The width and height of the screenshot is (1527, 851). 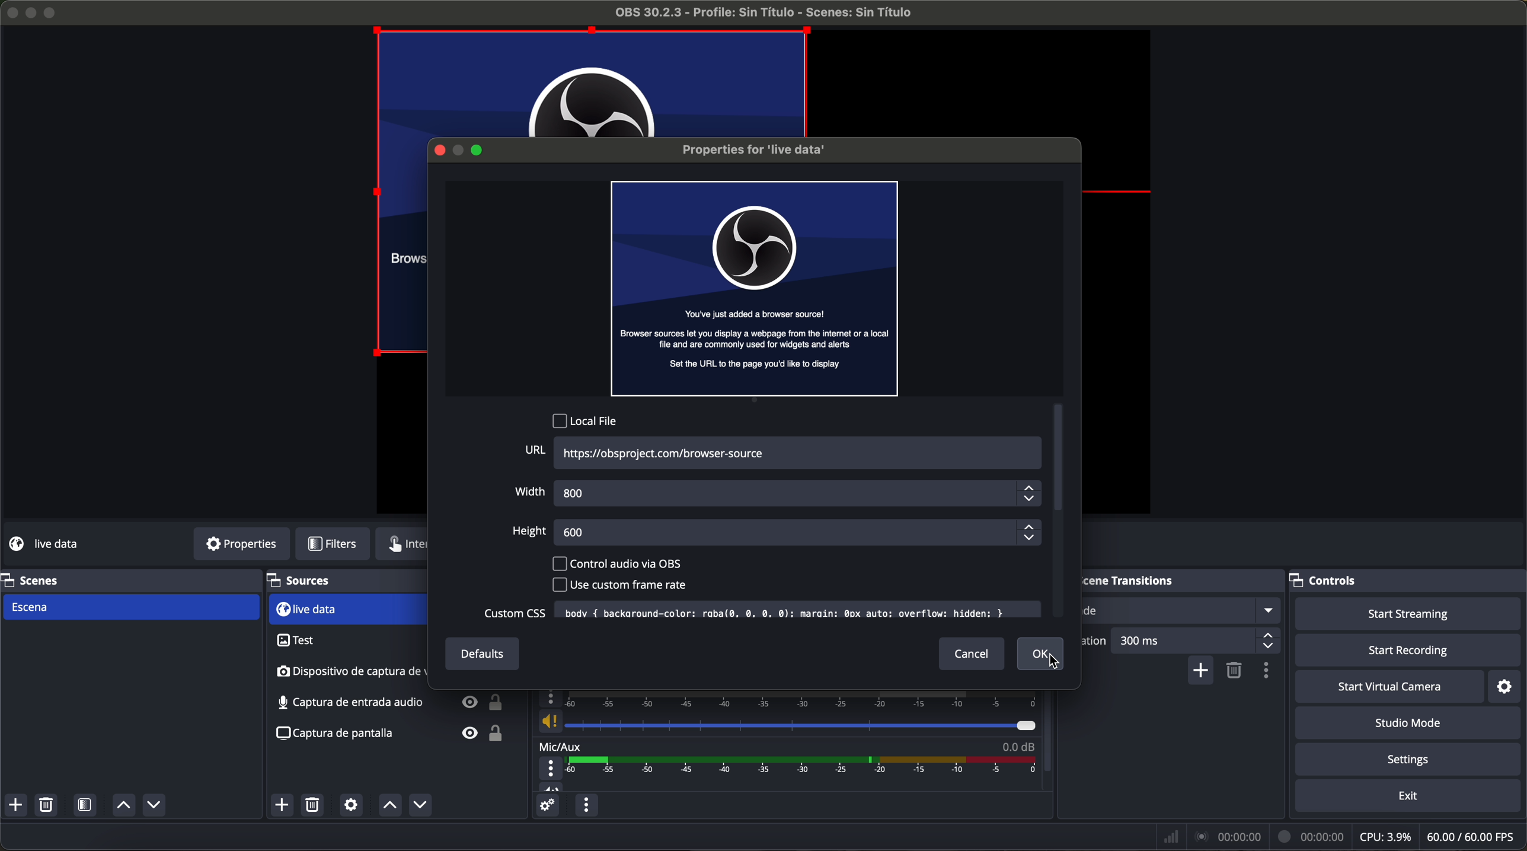 I want to click on data, so click(x=1341, y=836).